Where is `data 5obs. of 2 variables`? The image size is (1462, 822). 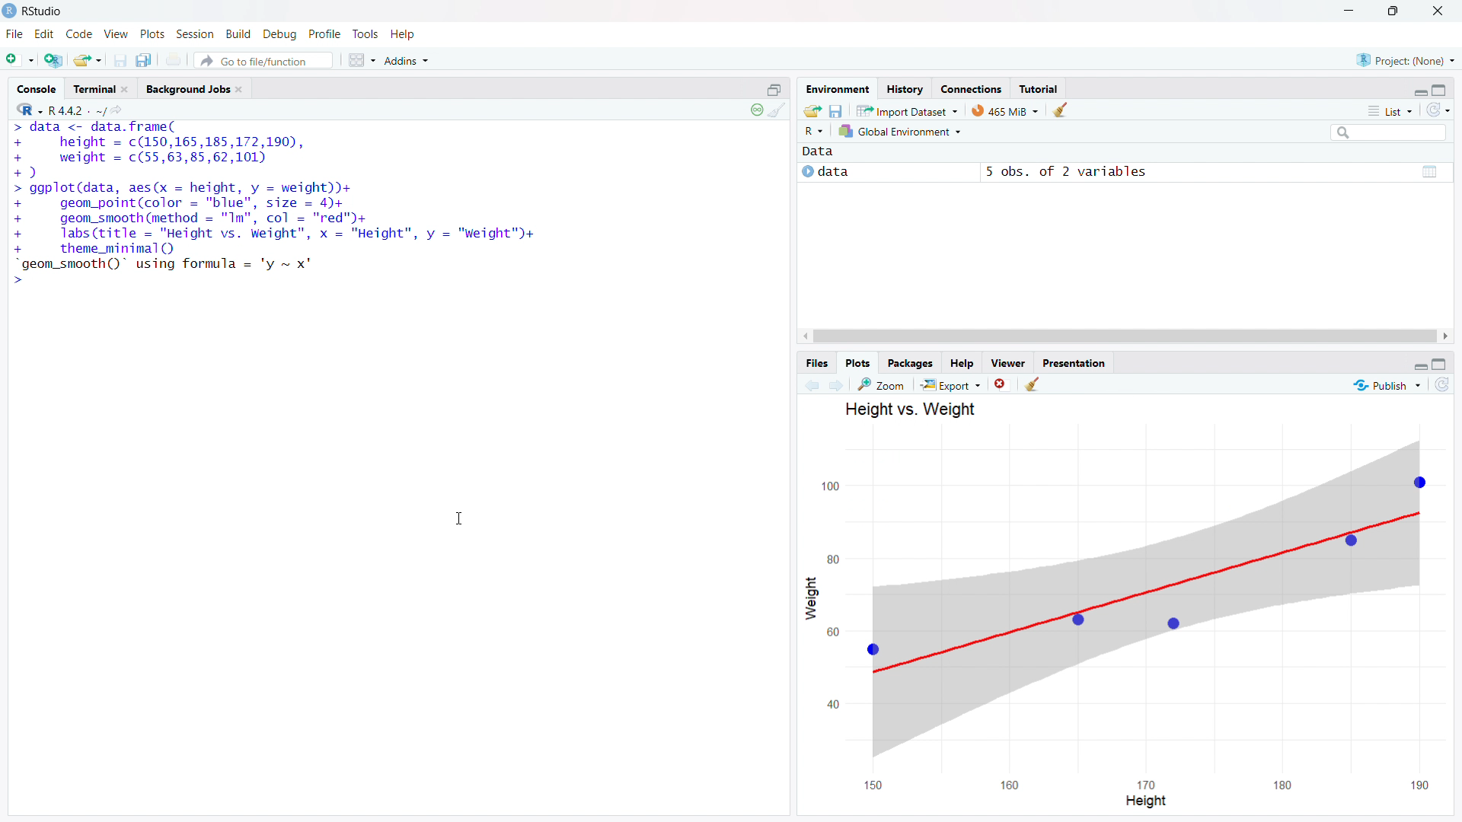
data 5obs. of 2 variables is located at coordinates (1123, 174).